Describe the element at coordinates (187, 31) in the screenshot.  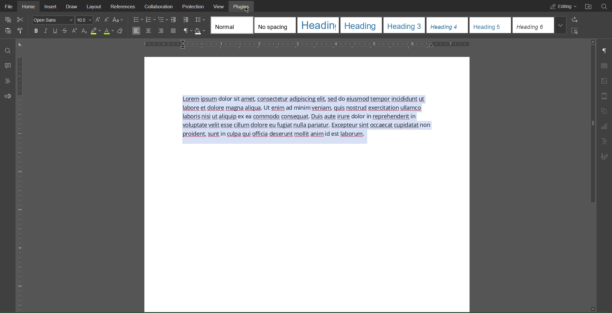
I see `Paragraph Settings` at that location.